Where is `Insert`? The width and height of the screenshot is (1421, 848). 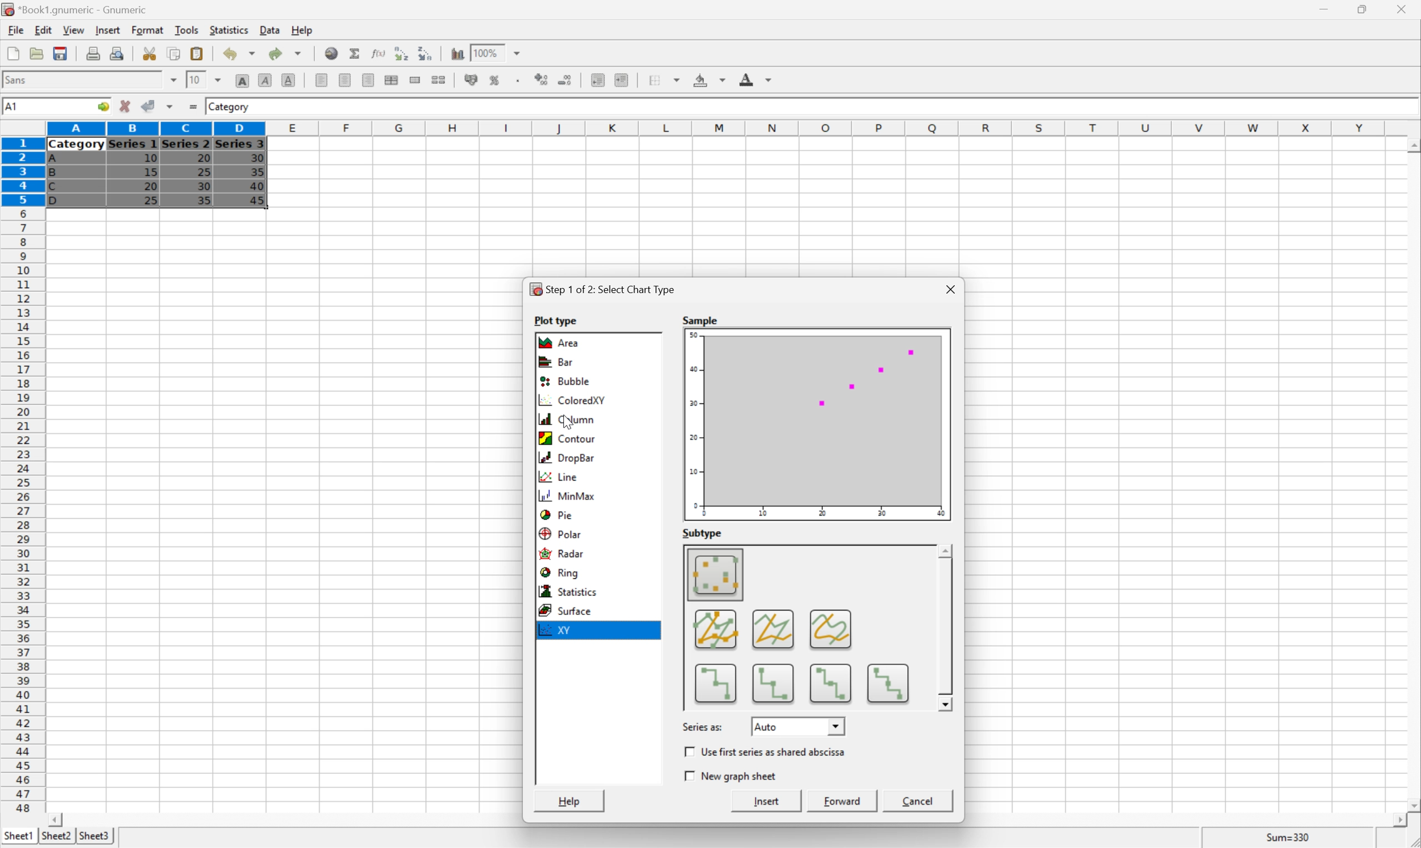
Insert is located at coordinates (769, 802).